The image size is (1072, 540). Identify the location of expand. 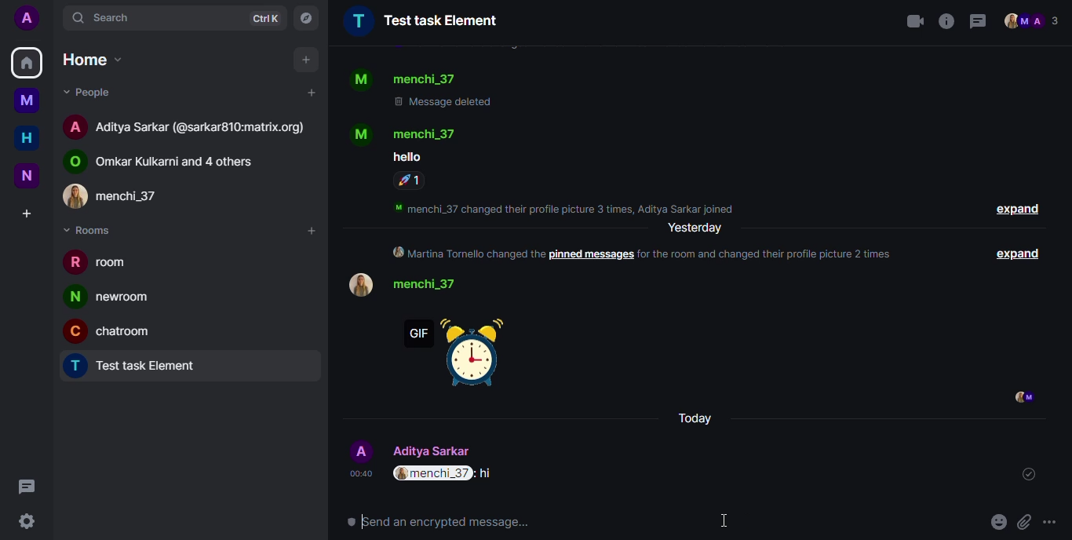
(1019, 254).